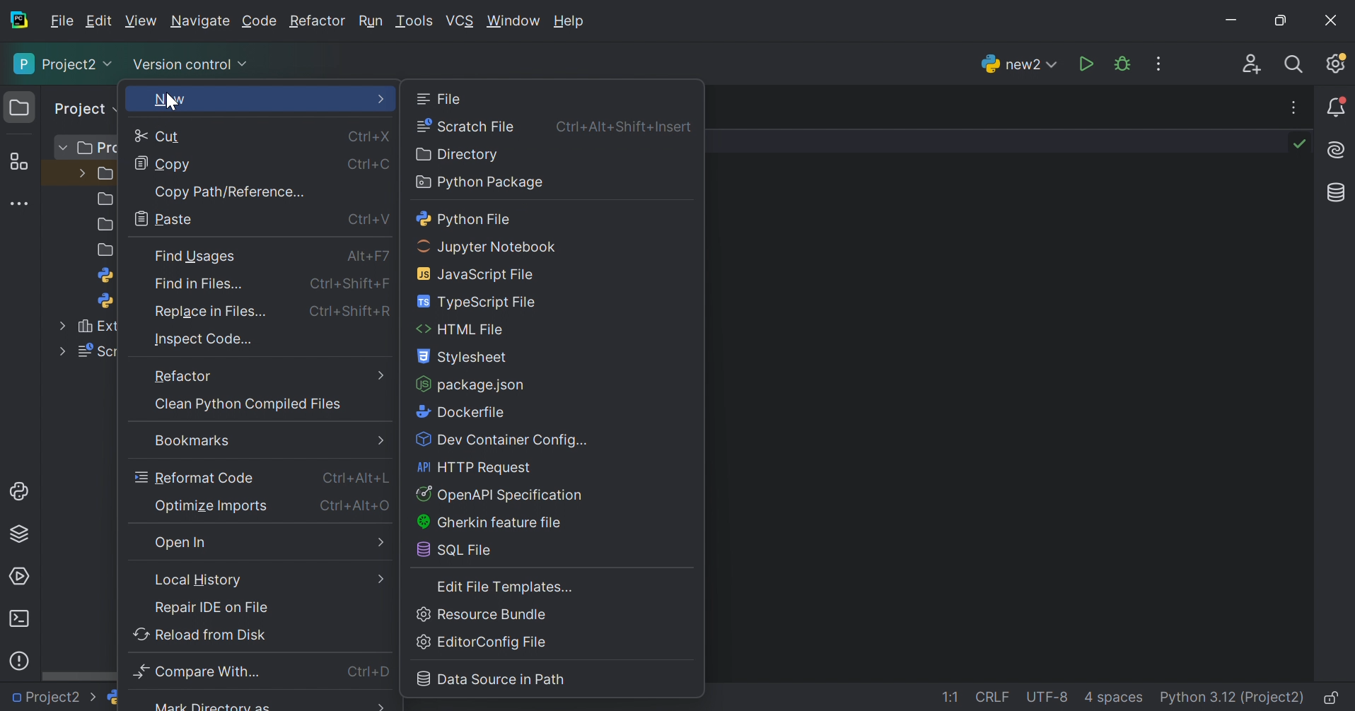 The height and width of the screenshot is (711, 1355). Describe the element at coordinates (492, 678) in the screenshot. I see `Data source in path` at that location.